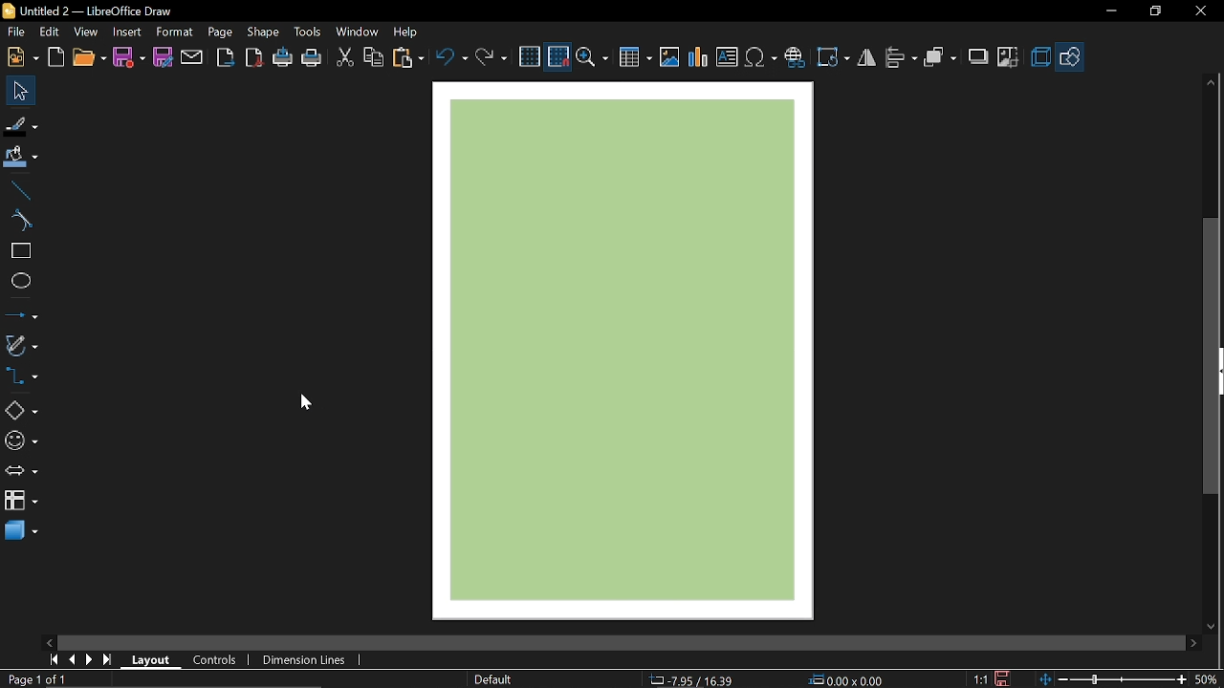 The image size is (1224, 688). Describe the element at coordinates (220, 33) in the screenshot. I see `Page` at that location.